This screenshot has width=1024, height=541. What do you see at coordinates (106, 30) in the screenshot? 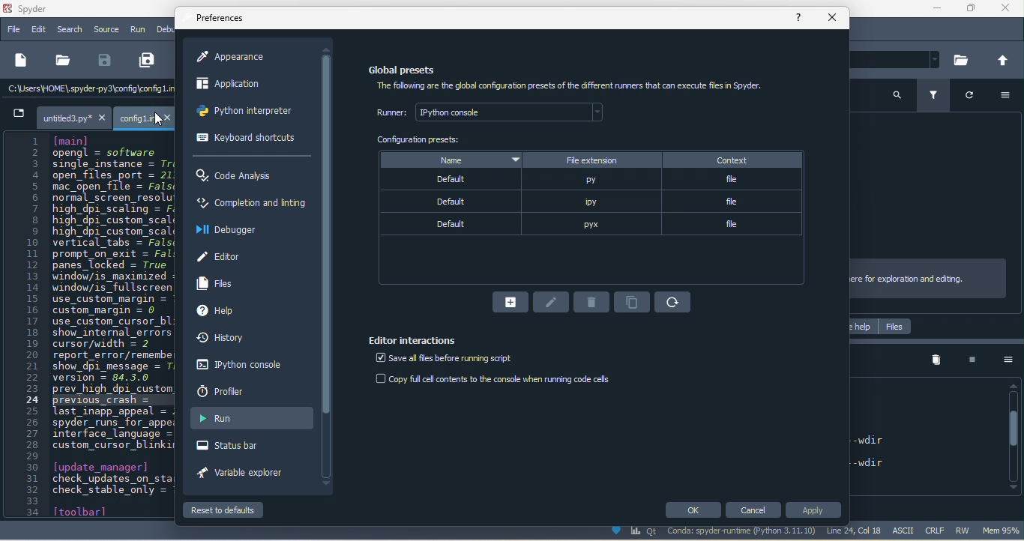
I see `source` at bounding box center [106, 30].